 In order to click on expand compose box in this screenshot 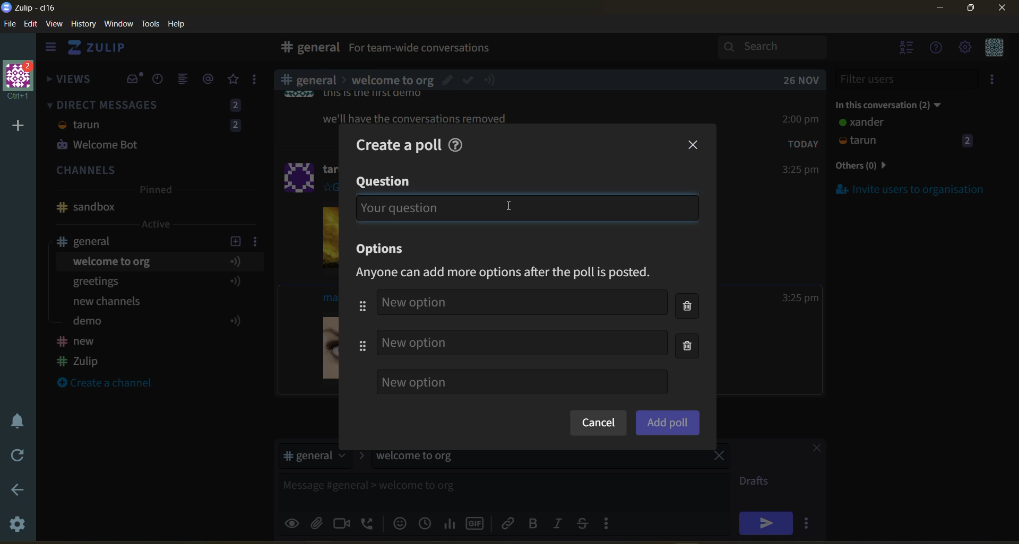, I will do `click(720, 481)`.